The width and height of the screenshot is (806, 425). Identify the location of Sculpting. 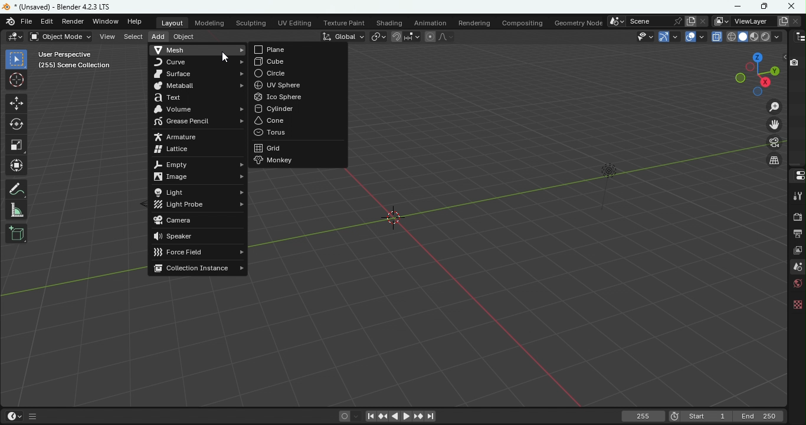
(251, 22).